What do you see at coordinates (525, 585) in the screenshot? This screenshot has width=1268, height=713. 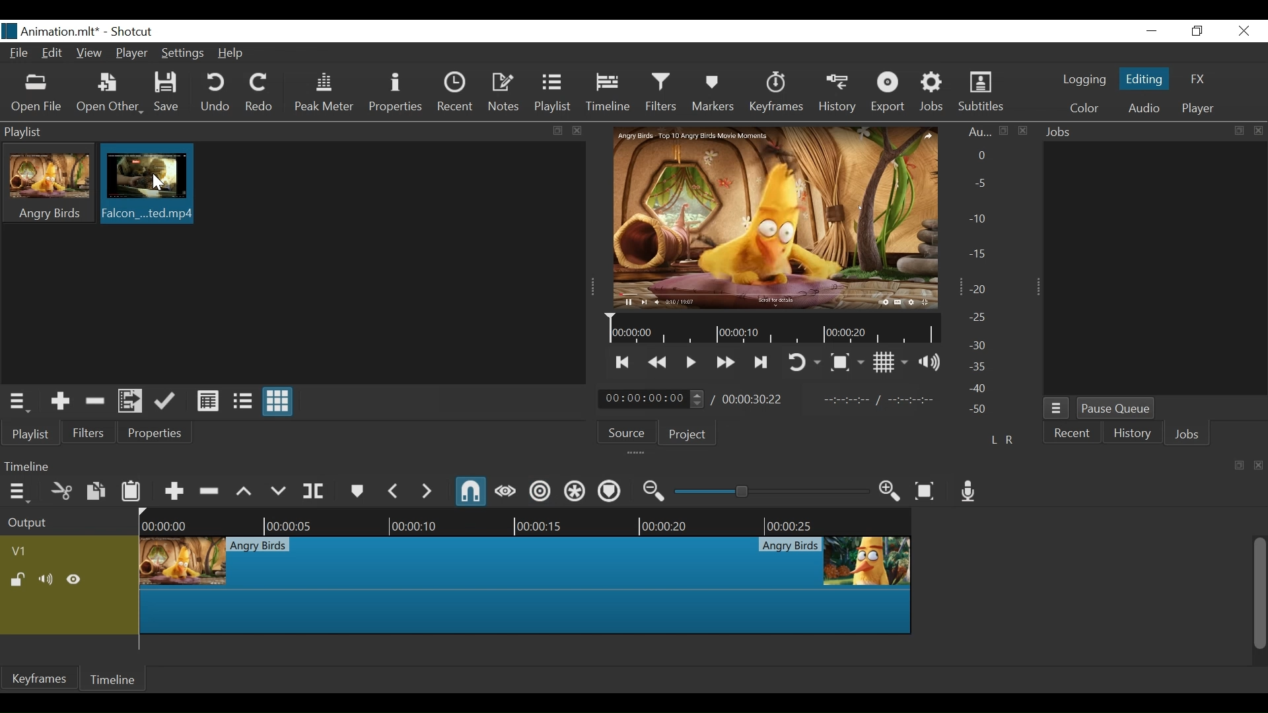 I see `Clip` at bounding box center [525, 585].